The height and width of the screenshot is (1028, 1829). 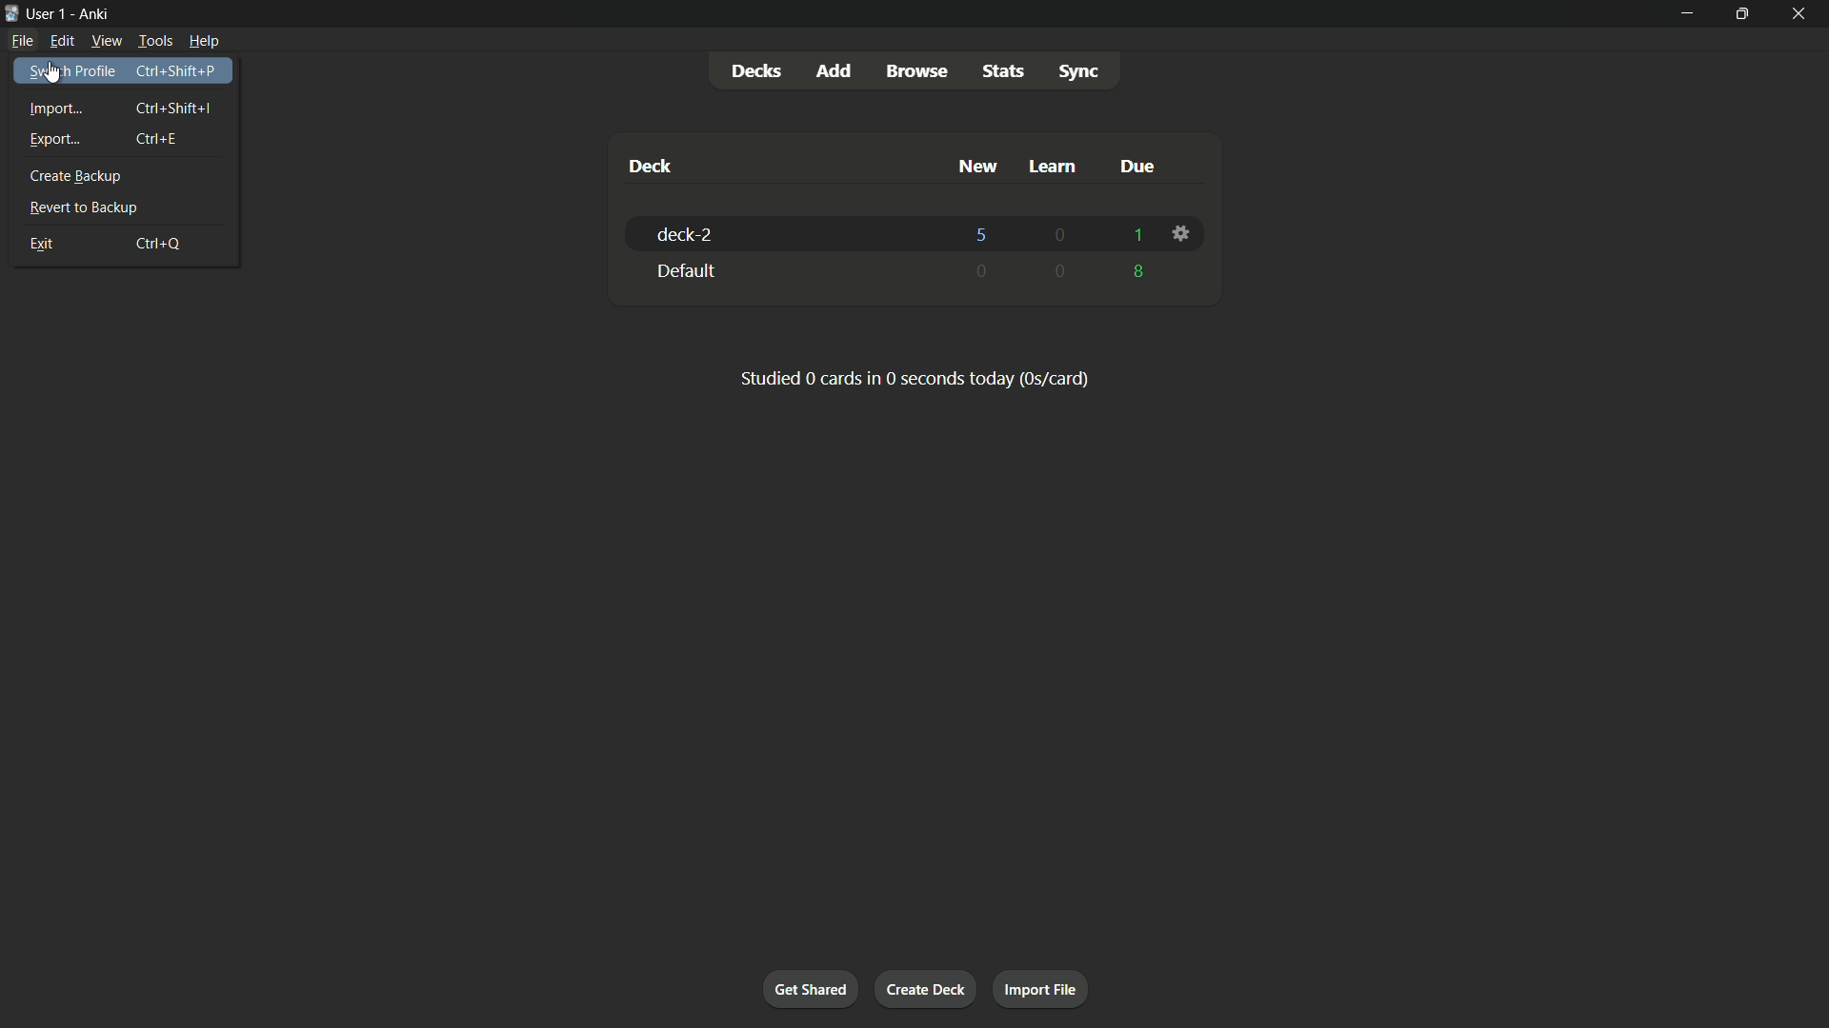 I want to click on Exit, so click(x=126, y=243).